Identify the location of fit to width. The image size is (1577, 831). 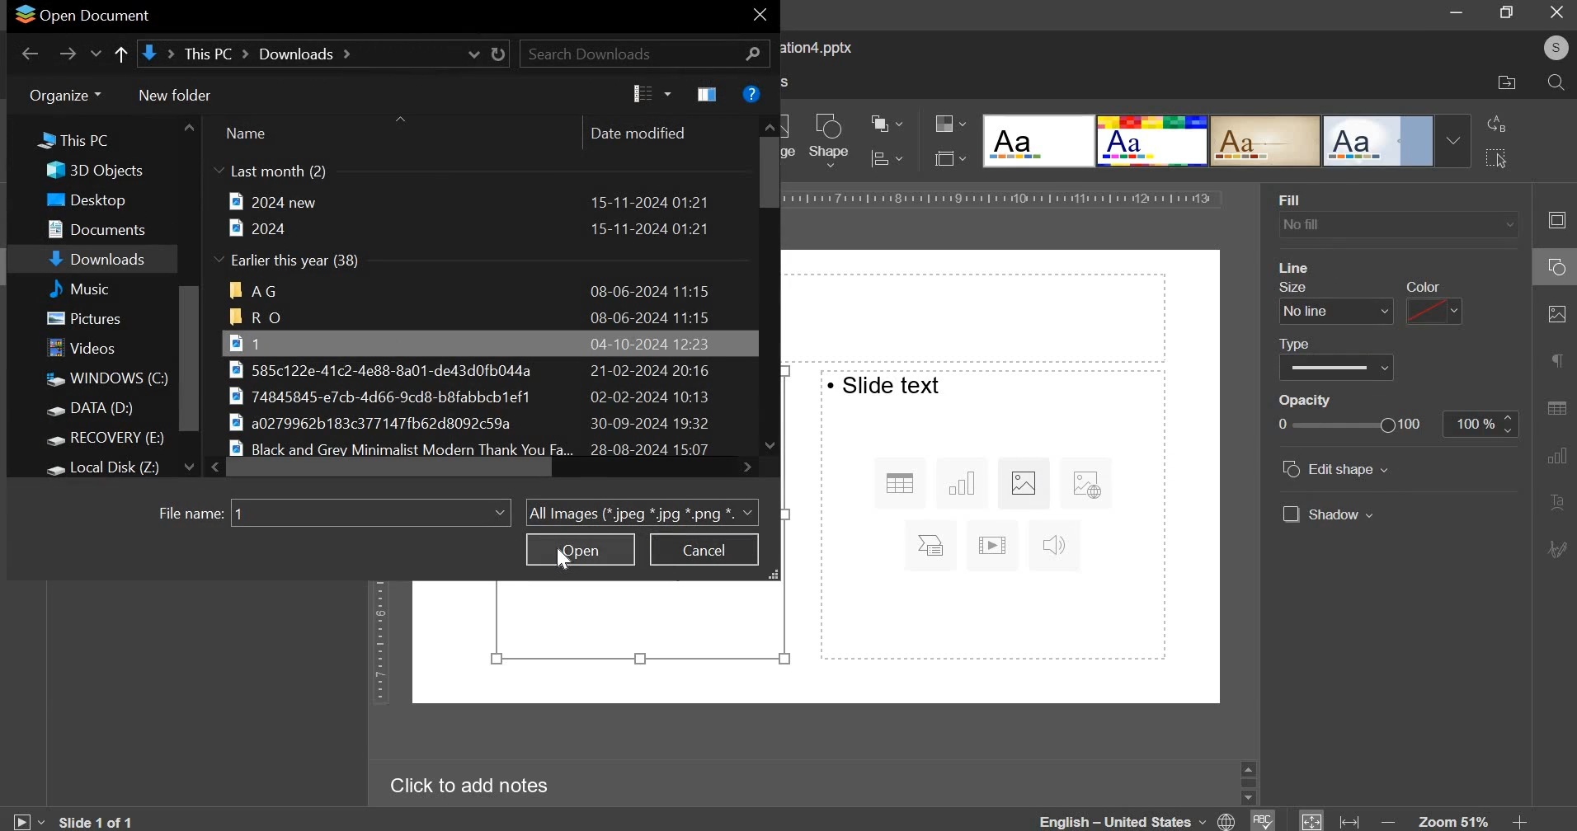
(1351, 821).